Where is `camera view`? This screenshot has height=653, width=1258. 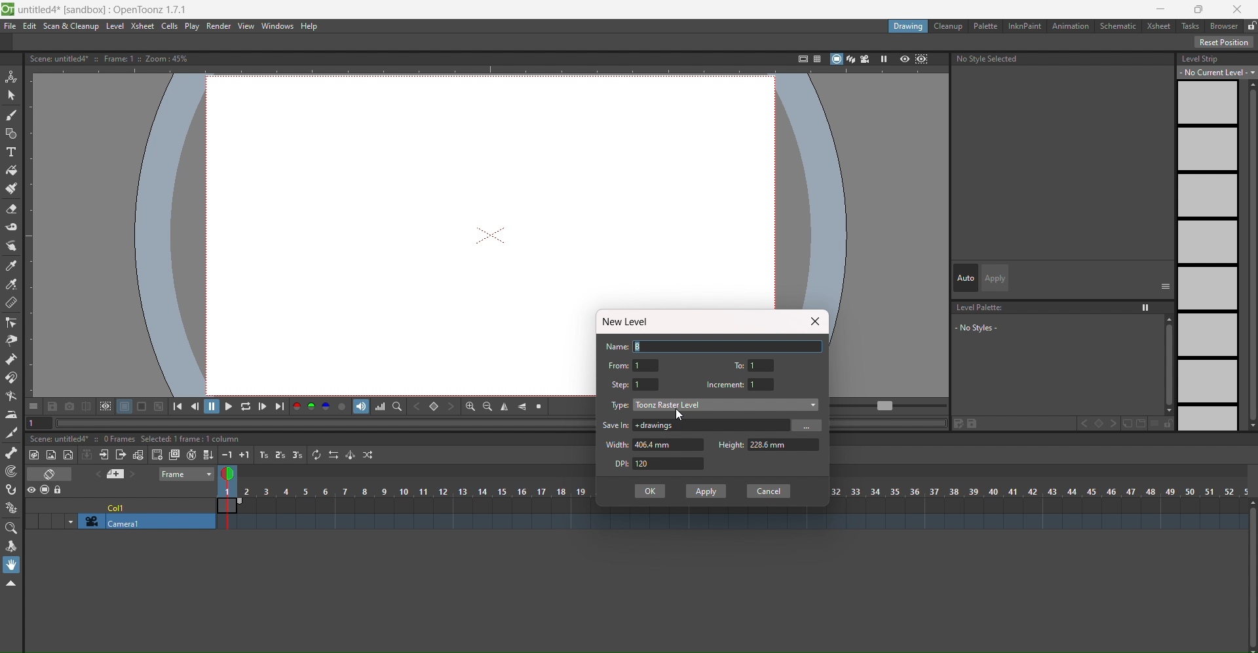
camera view is located at coordinates (866, 59).